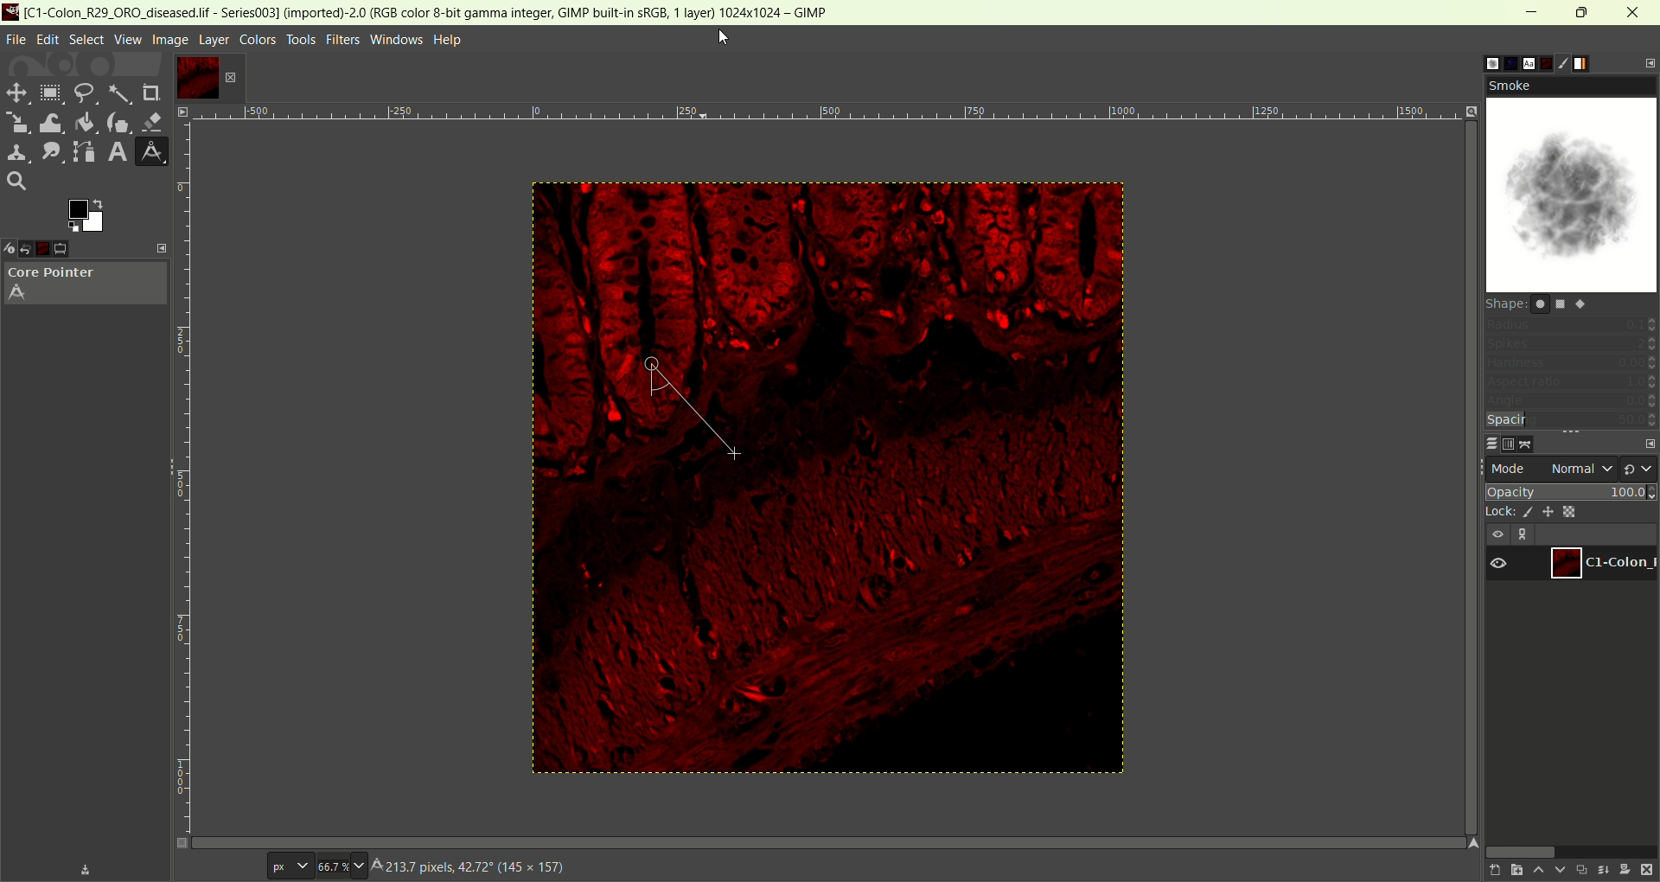 This screenshot has width=1660, height=882. I want to click on path tool, so click(80, 150).